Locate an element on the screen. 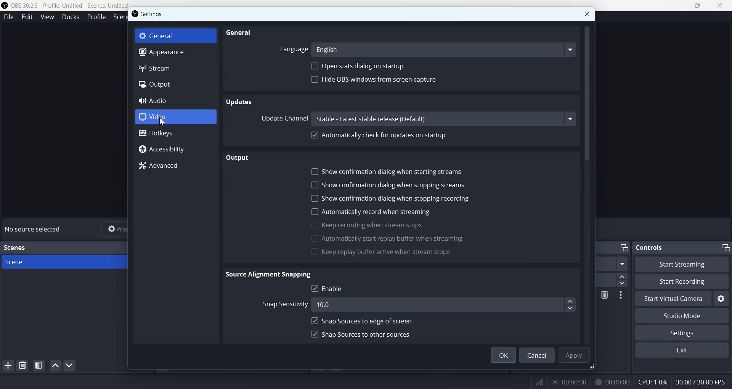 Image resolution: width=732 pixels, height=389 pixels. Open scene filter is located at coordinates (39, 365).